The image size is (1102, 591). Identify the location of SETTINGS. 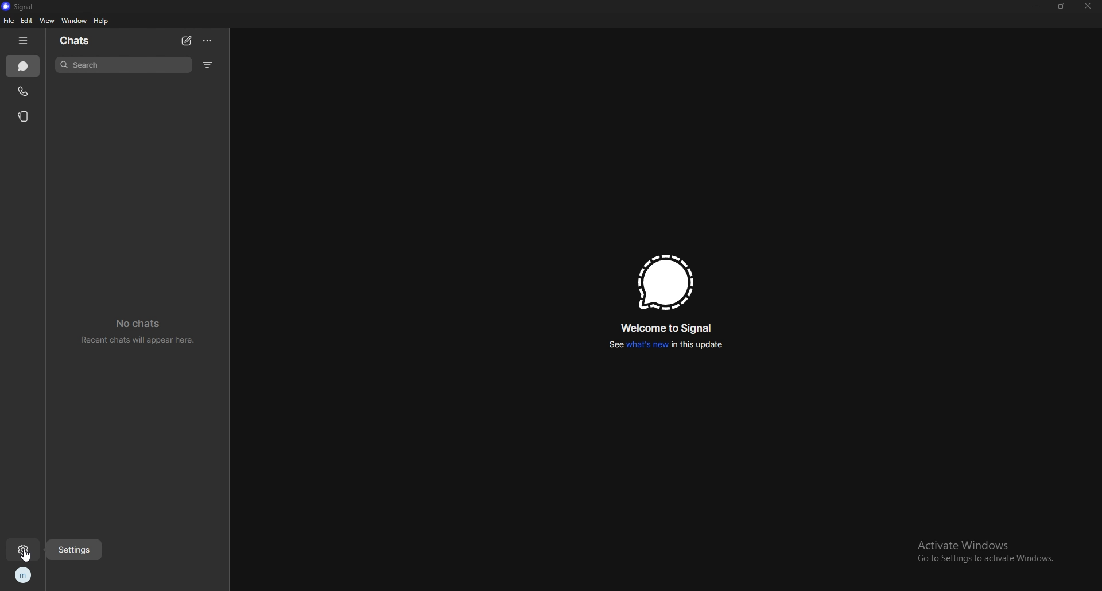
(76, 547).